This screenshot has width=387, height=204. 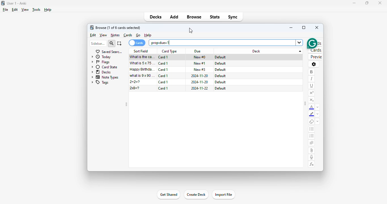 What do you see at coordinates (318, 107) in the screenshot?
I see `change color` at bounding box center [318, 107].